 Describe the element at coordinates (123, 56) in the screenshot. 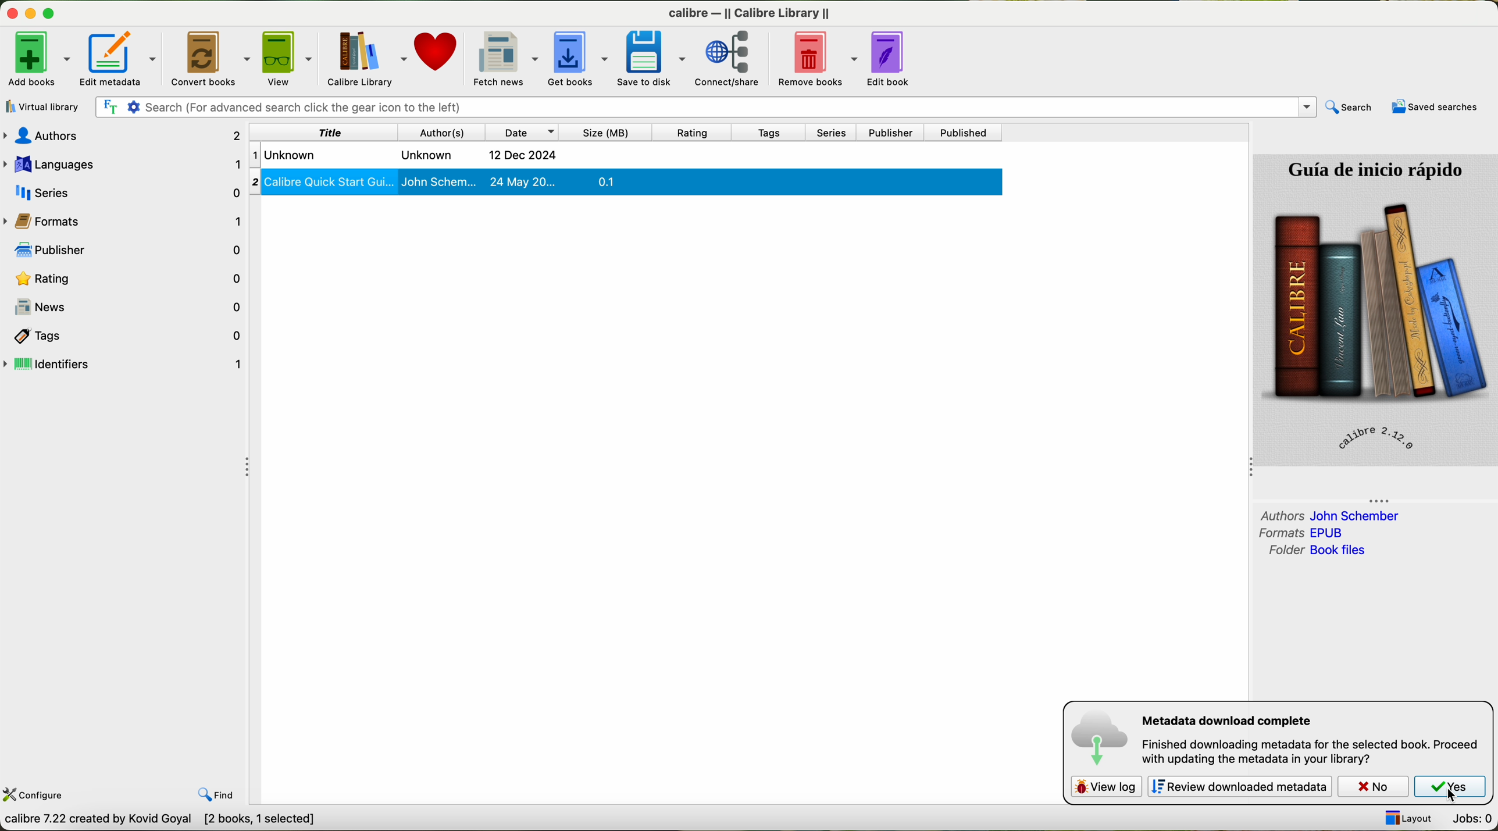

I see `edit metadata` at that location.